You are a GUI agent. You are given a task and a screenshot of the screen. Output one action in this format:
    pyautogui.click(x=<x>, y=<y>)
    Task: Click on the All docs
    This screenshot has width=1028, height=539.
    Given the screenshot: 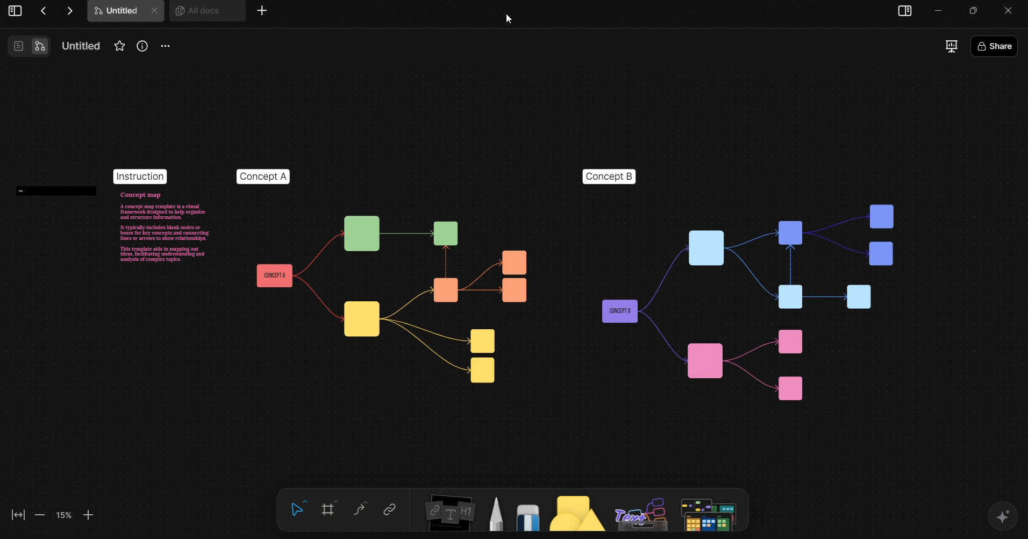 What is the action you would take?
    pyautogui.click(x=205, y=16)
    